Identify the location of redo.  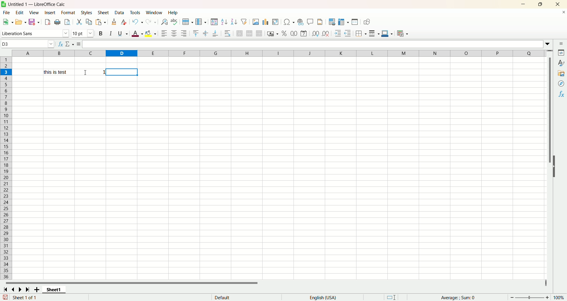
(152, 21).